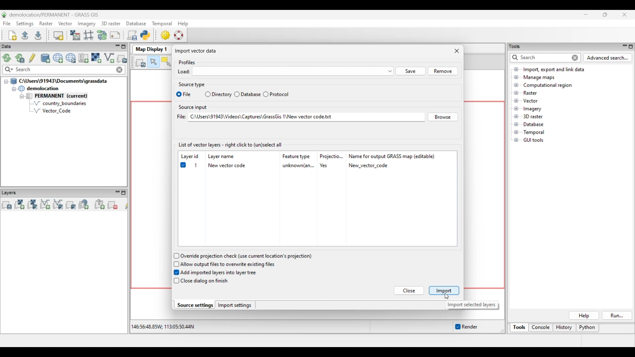 Image resolution: width=635 pixels, height=357 pixels. Describe the element at coordinates (132, 35) in the screenshot. I see `Launch user-defined script` at that location.